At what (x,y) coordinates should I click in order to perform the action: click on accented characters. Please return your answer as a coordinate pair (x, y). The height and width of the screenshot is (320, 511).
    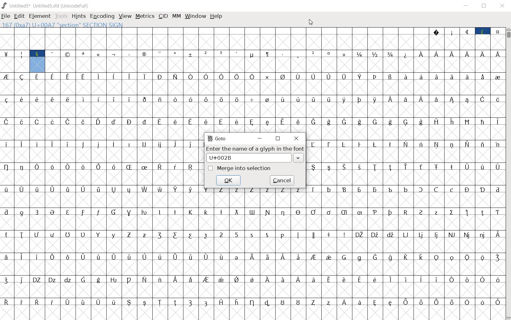
    Looking at the image, I should click on (390, 84).